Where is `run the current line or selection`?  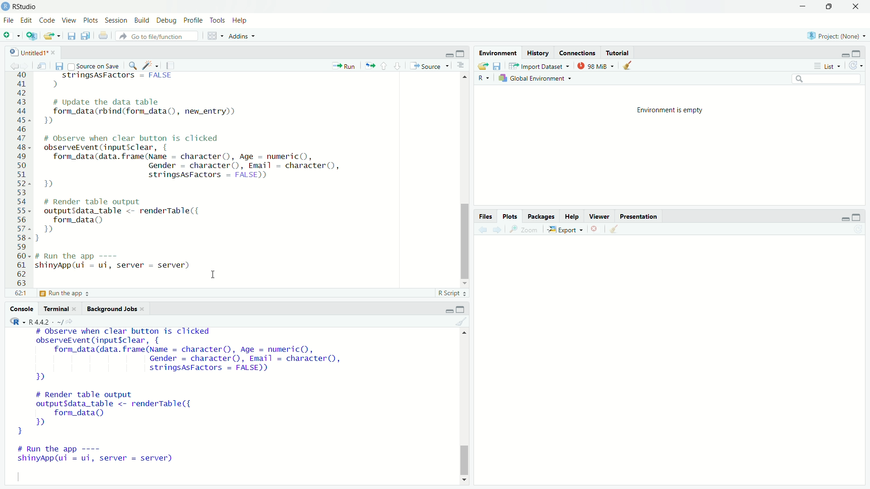
run the current line or selection is located at coordinates (343, 65).